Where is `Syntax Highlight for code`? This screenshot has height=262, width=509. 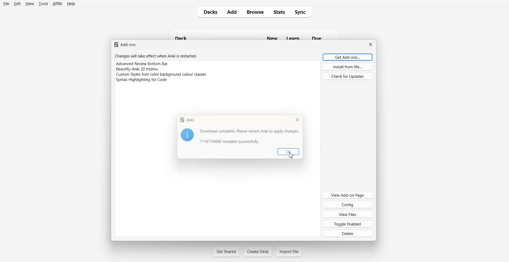
Syntax Highlight for code is located at coordinates (217, 80).